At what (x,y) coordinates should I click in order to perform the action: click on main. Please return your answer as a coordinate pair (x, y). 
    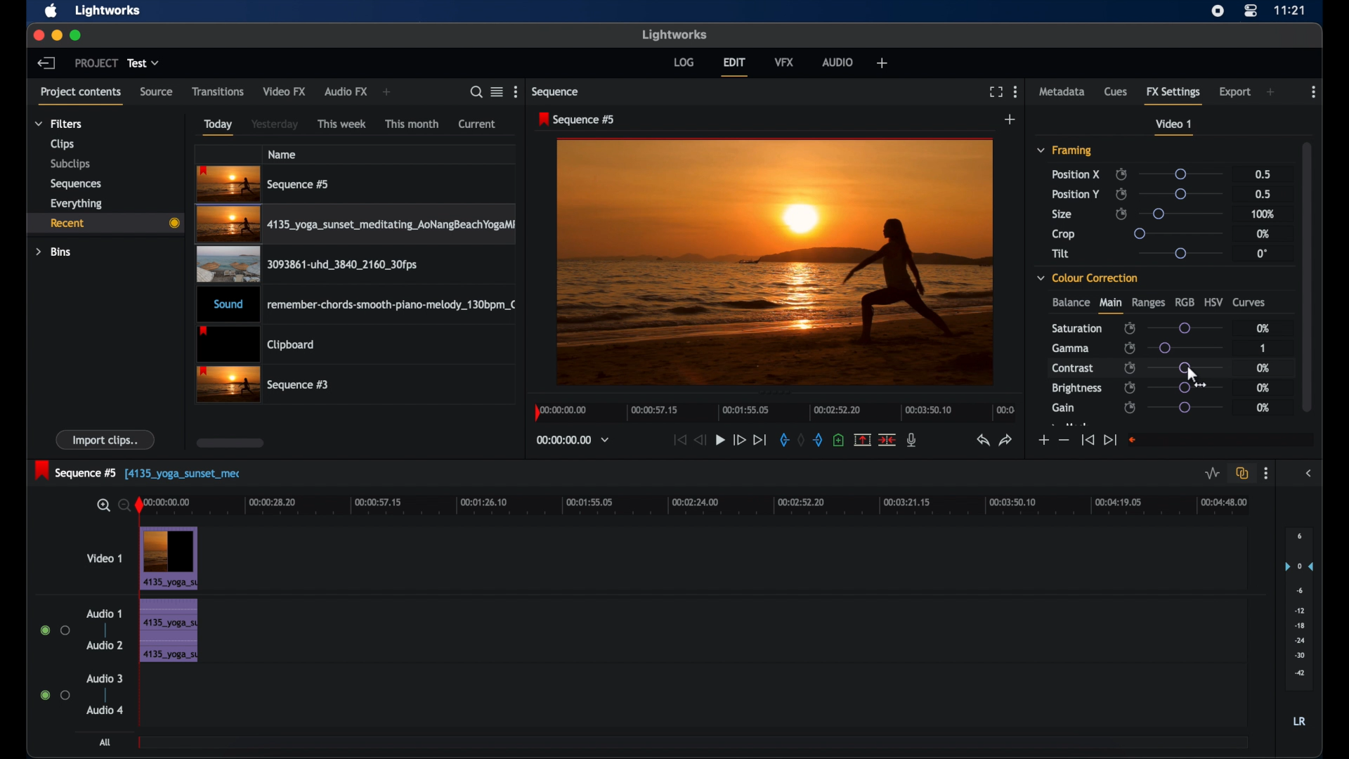
    Looking at the image, I should click on (1110, 306).